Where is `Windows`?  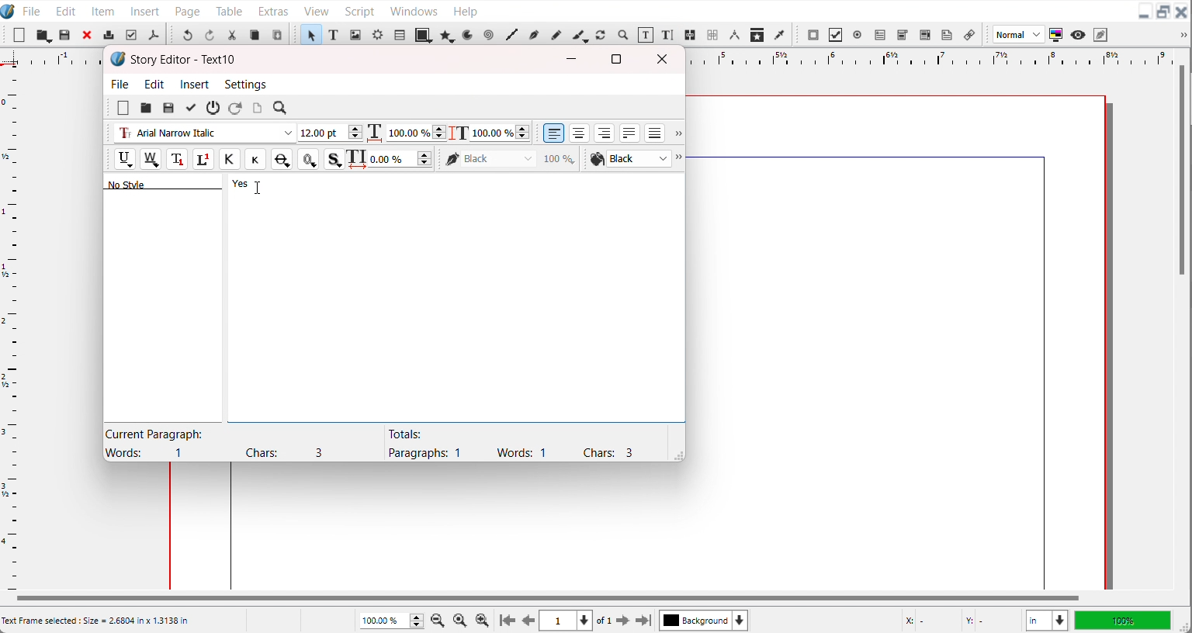 Windows is located at coordinates (414, 9).